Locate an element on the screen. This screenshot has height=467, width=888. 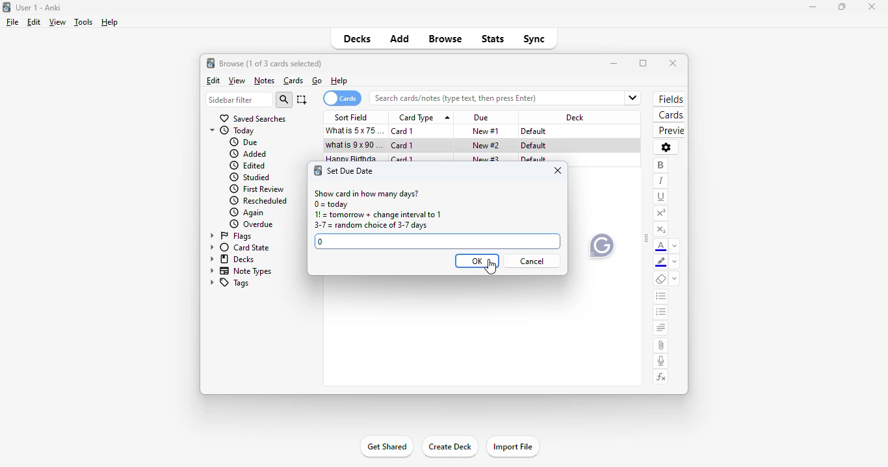
cursor is located at coordinates (491, 267).